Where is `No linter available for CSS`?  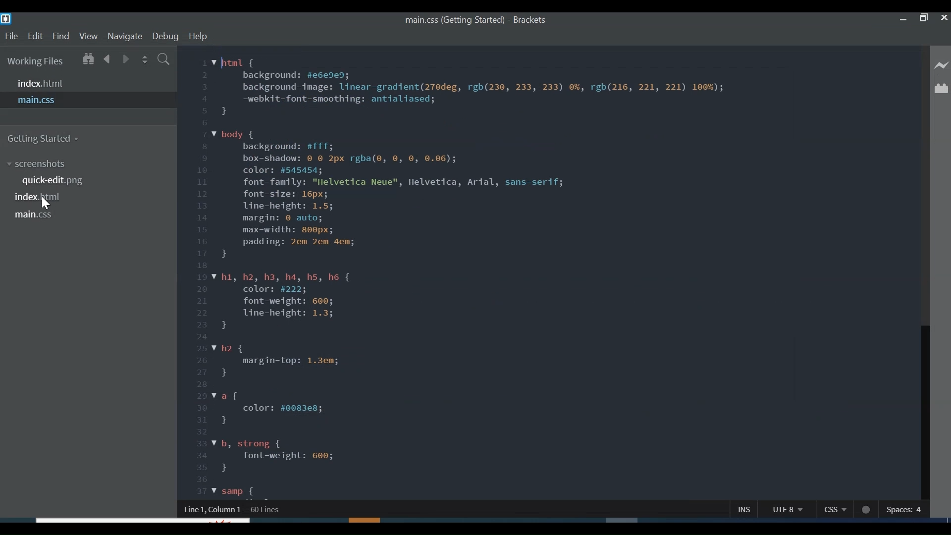
No linter available for CSS is located at coordinates (869, 510).